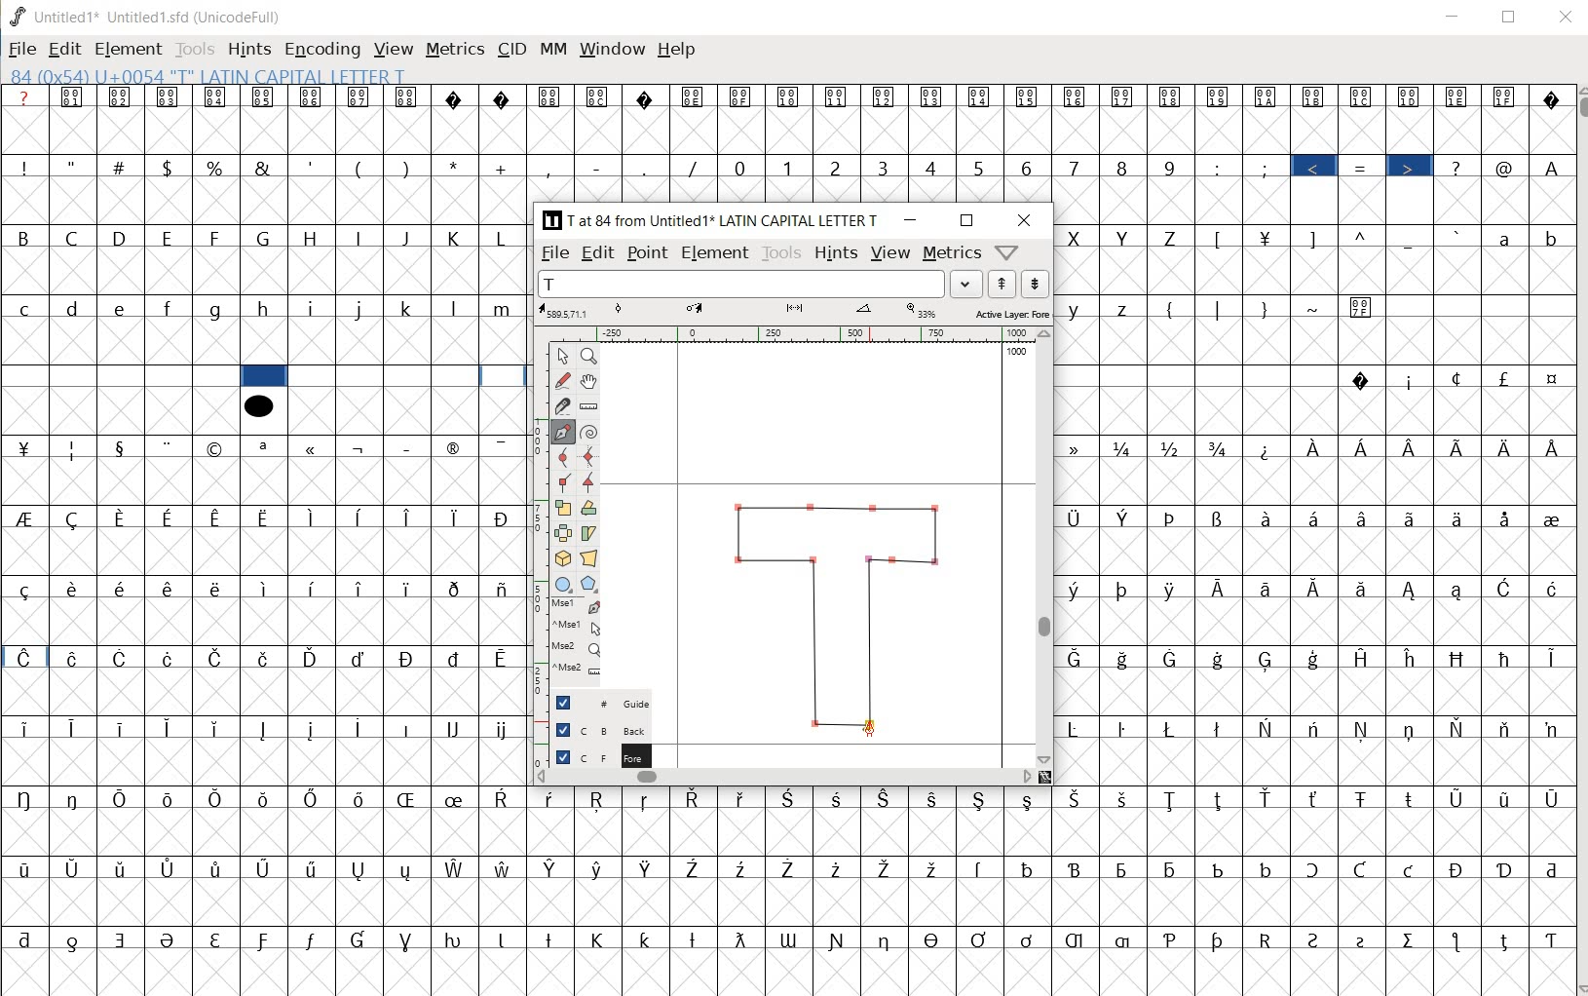  Describe the element at coordinates (979, 165) in the screenshot. I see `5` at that location.